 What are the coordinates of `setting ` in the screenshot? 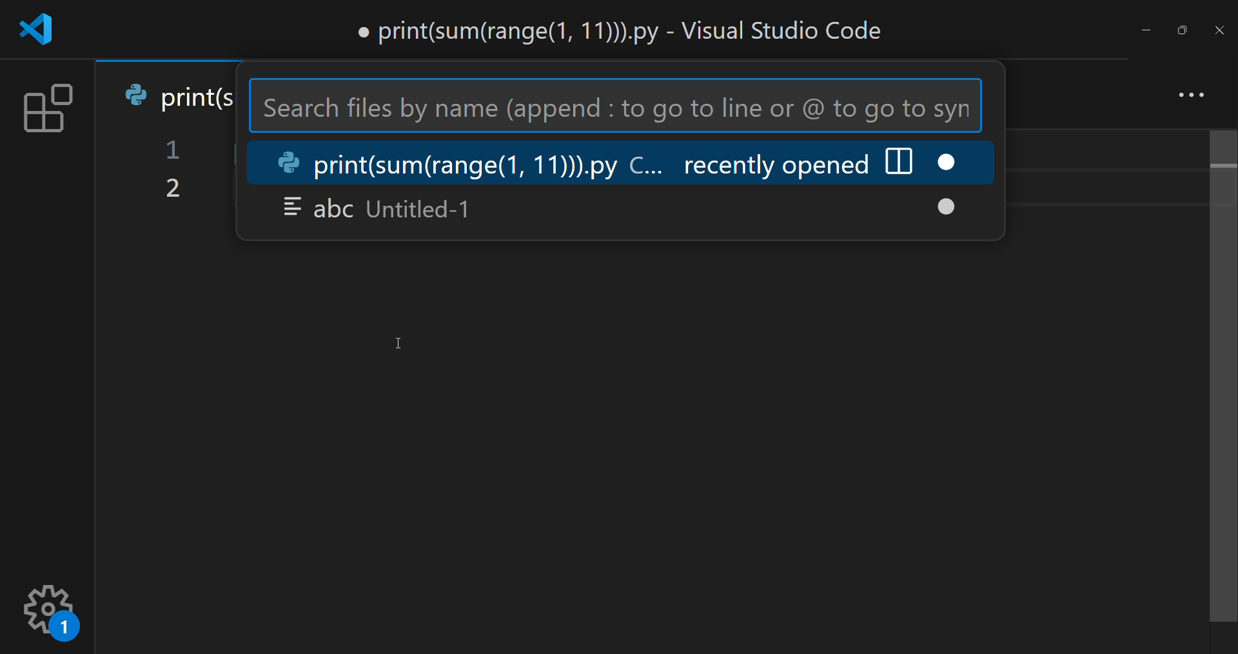 It's located at (50, 608).